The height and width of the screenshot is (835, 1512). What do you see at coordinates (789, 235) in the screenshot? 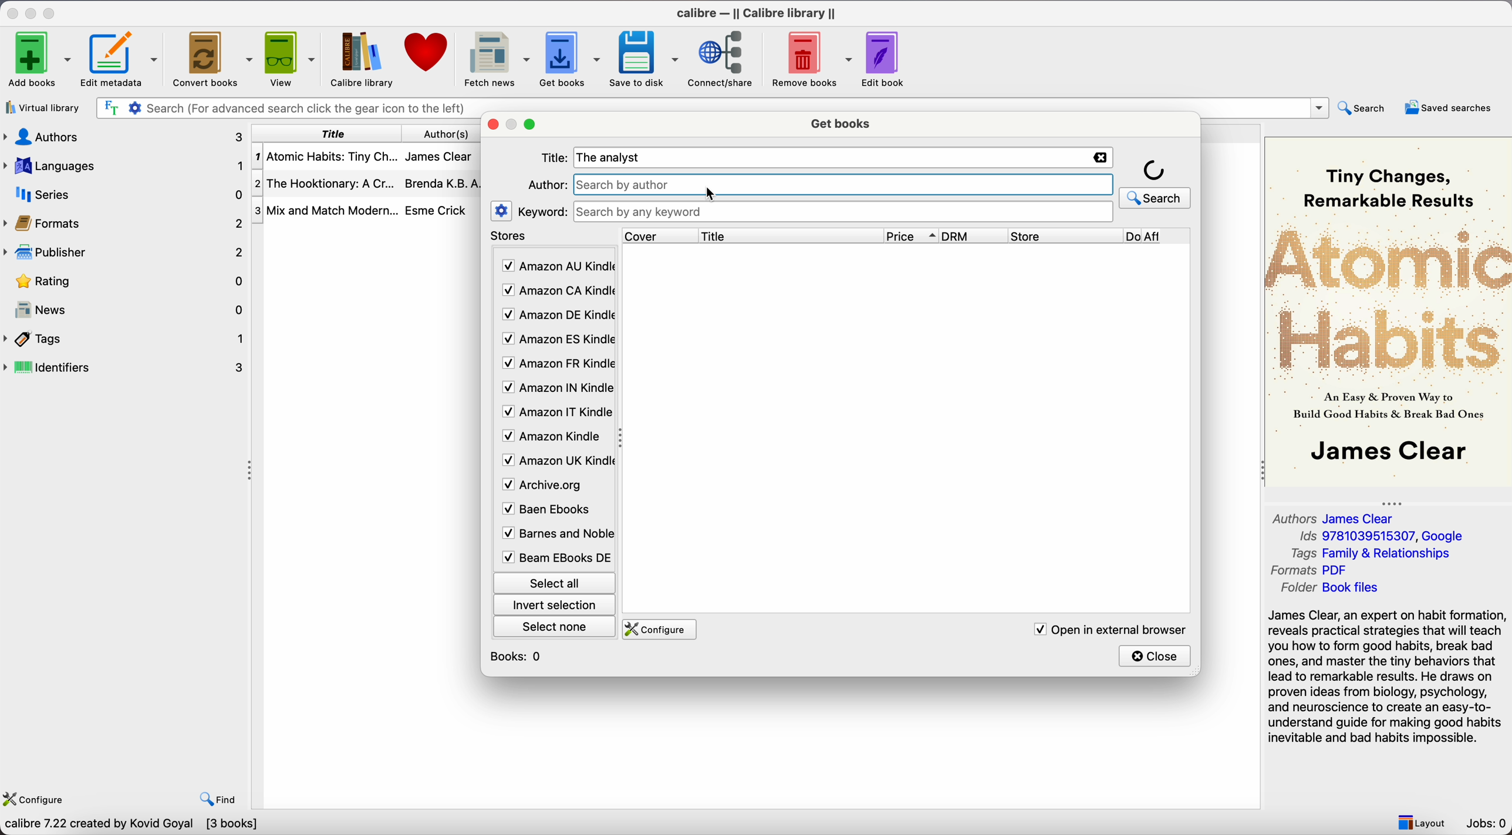
I see `title` at bounding box center [789, 235].